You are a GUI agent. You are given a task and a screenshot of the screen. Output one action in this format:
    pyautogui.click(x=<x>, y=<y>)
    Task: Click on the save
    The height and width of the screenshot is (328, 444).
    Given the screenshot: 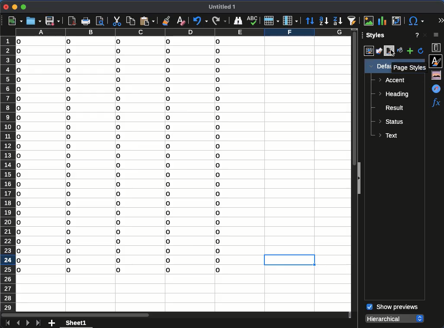 What is the action you would take?
    pyautogui.click(x=52, y=21)
    